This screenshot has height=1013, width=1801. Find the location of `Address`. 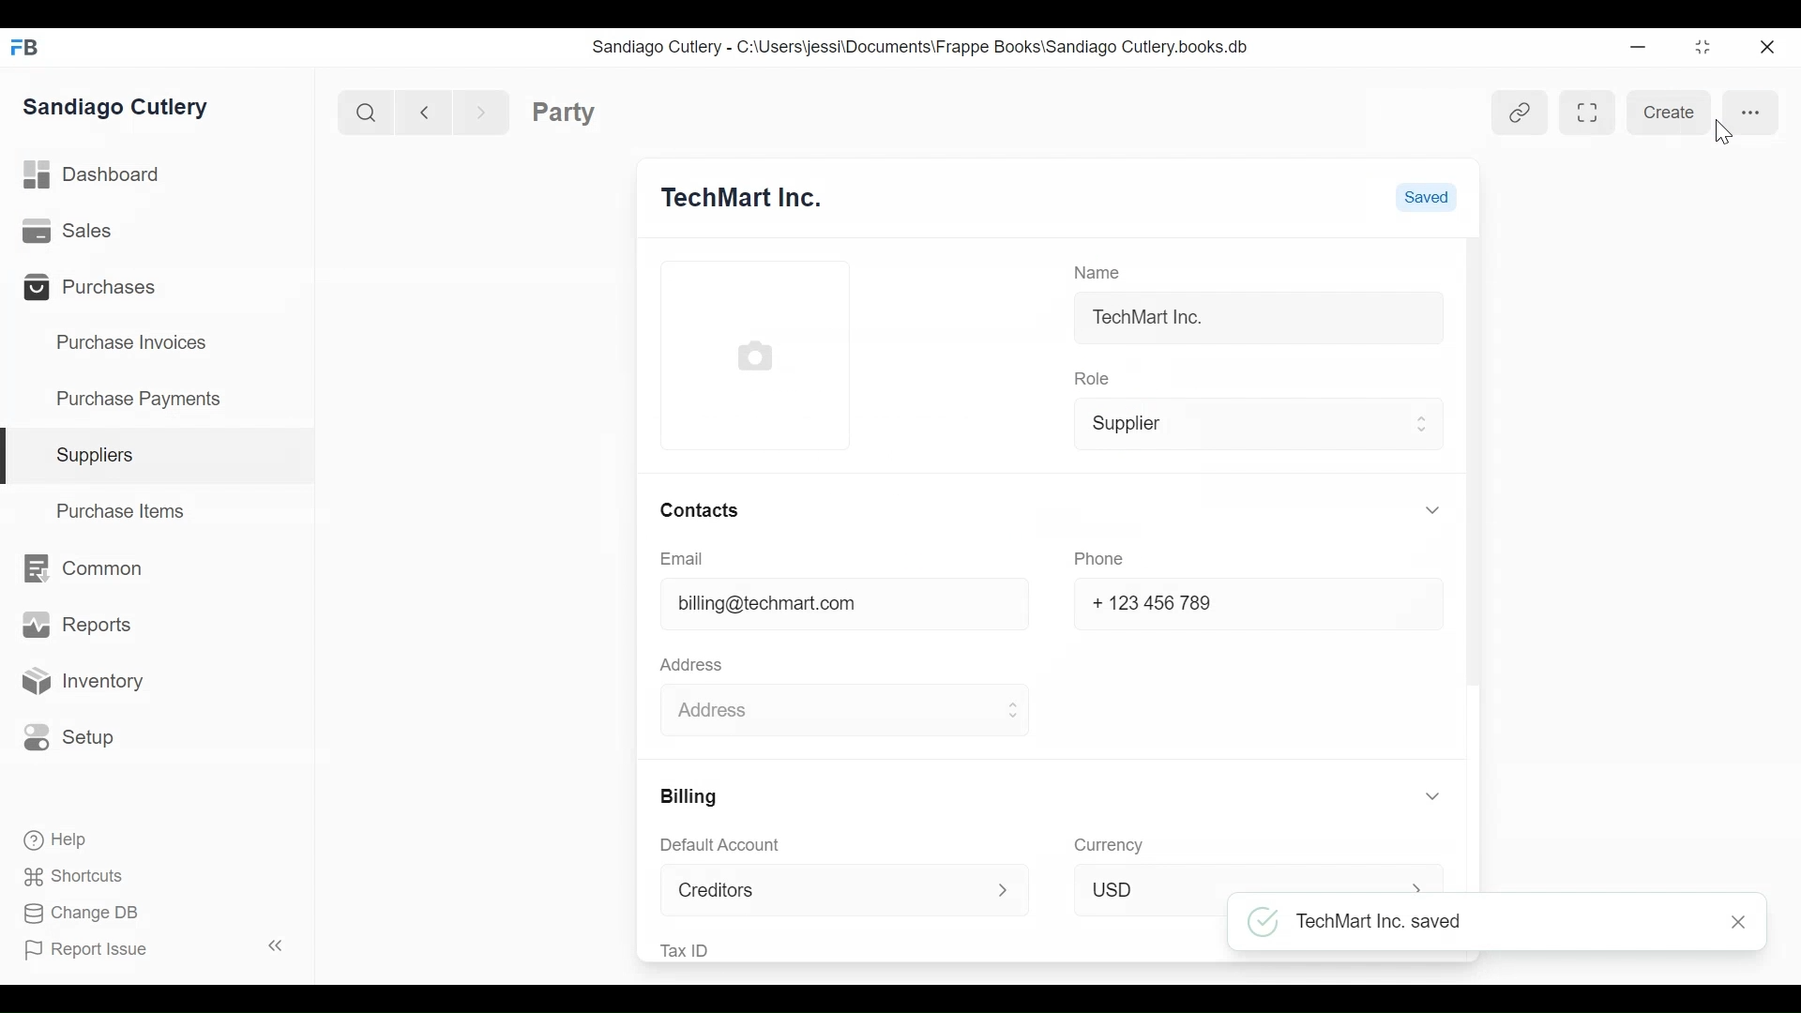

Address is located at coordinates (698, 668).